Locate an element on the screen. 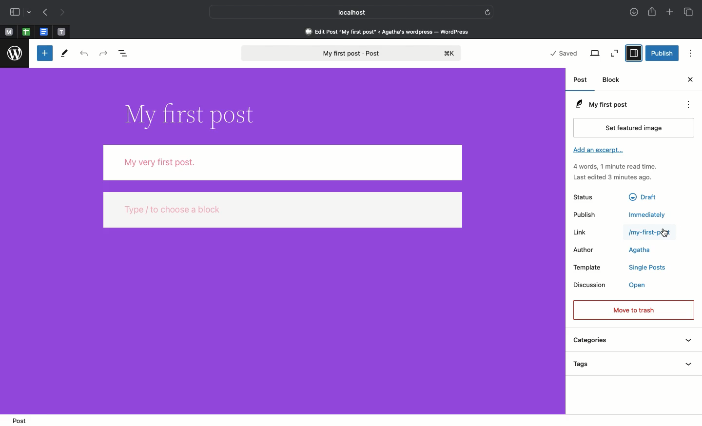  Tags is located at coordinates (635, 363).